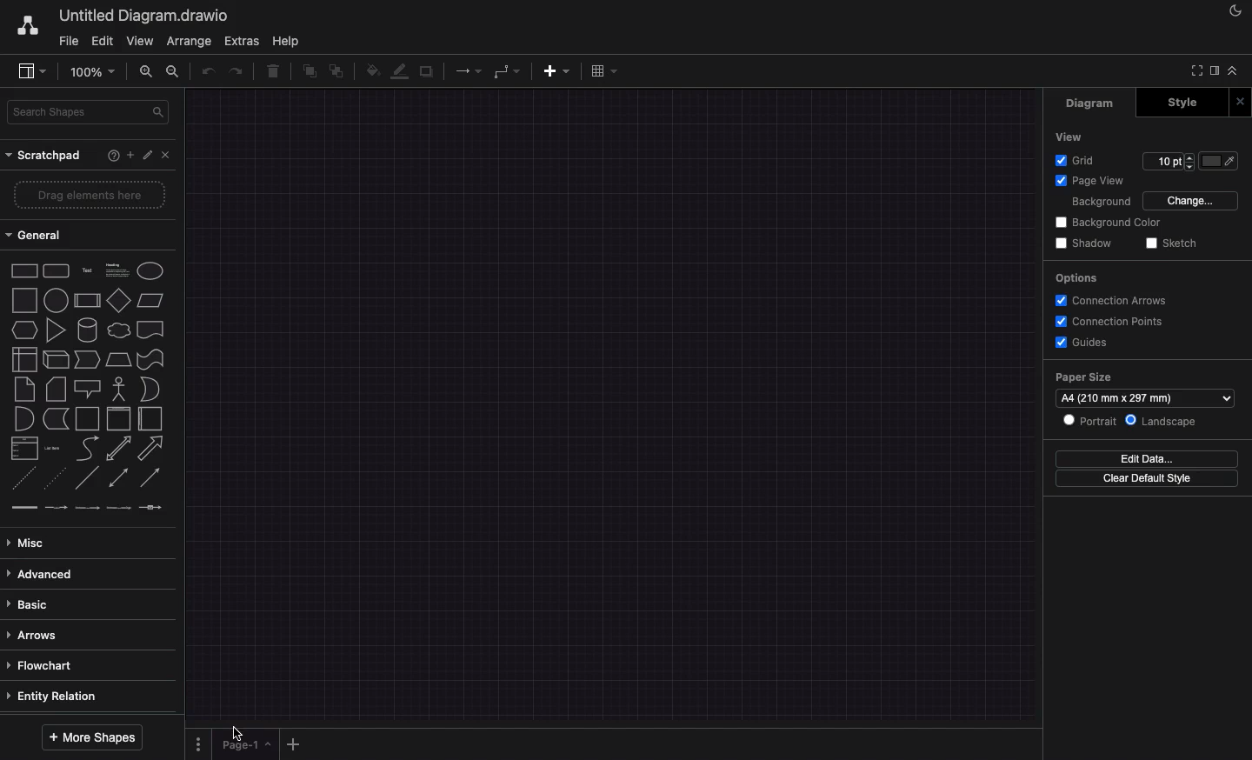 This screenshot has width=1252, height=760. What do you see at coordinates (24, 507) in the screenshot?
I see `link` at bounding box center [24, 507].